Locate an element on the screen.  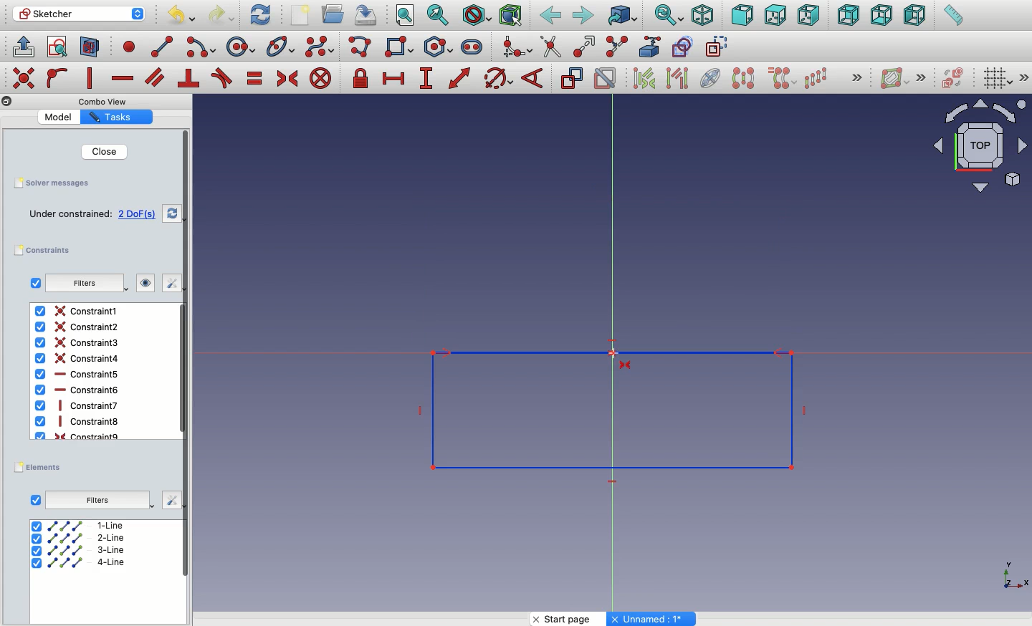
4-line is located at coordinates (79, 562).